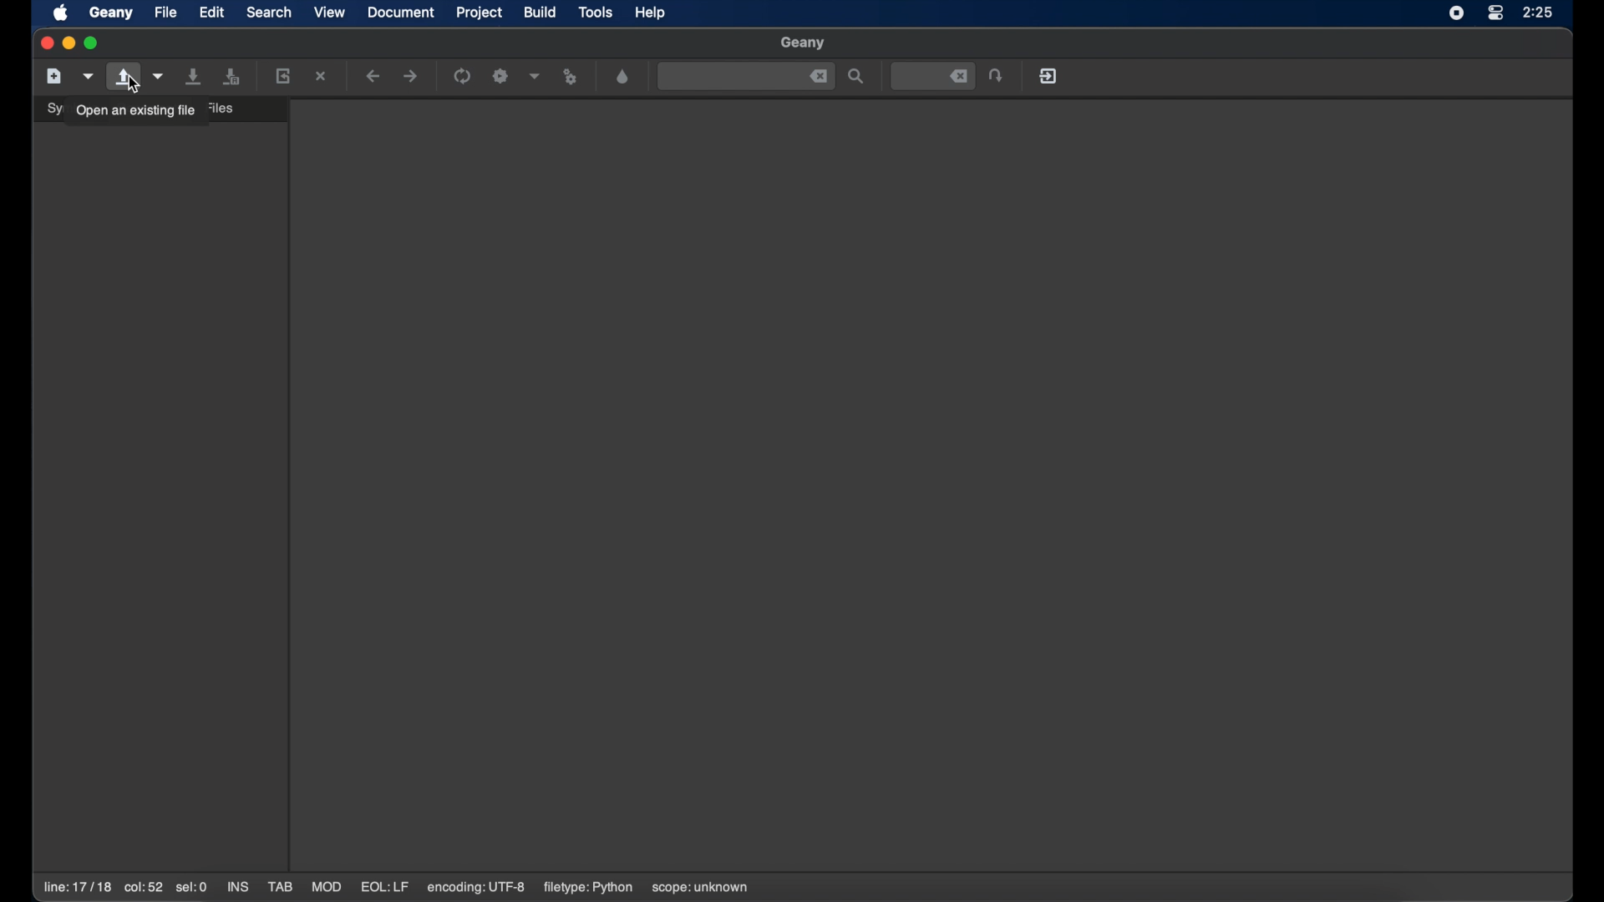 The width and height of the screenshot is (1604, 902). I want to click on filetype: python, so click(586, 887).